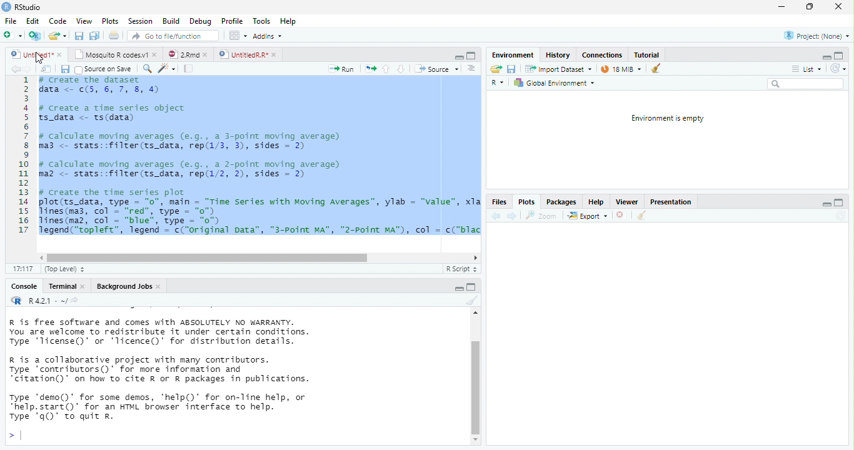 The image size is (854, 450). What do you see at coordinates (15, 300) in the screenshot?
I see `R` at bounding box center [15, 300].